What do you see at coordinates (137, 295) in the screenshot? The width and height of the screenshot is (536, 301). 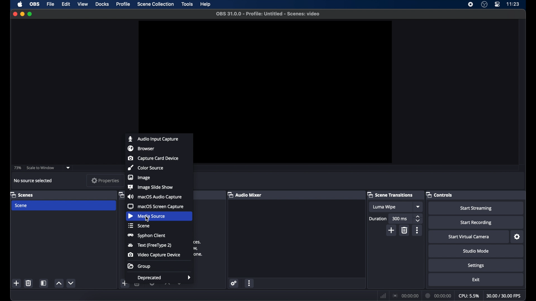 I see `add source` at bounding box center [137, 295].